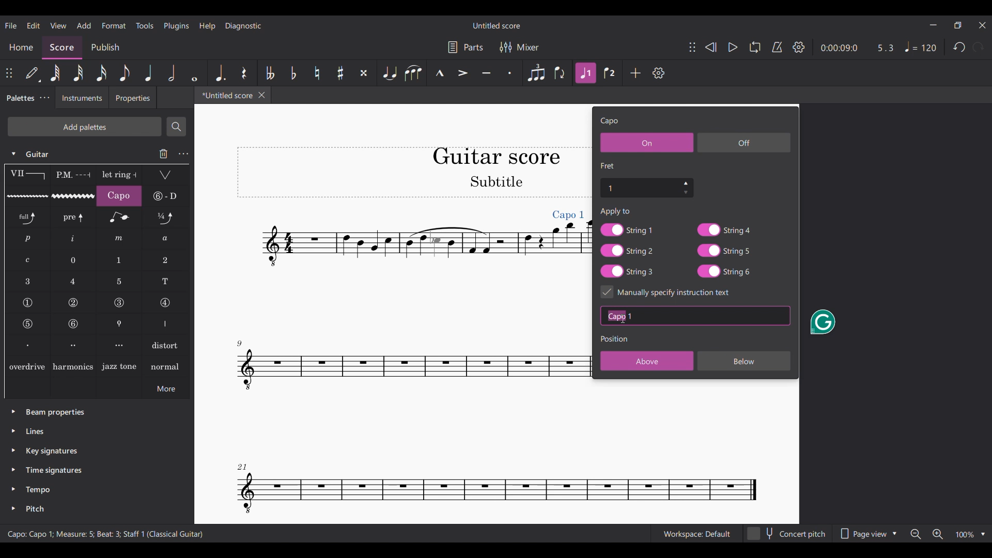  I want to click on Pitch, so click(34, 509).